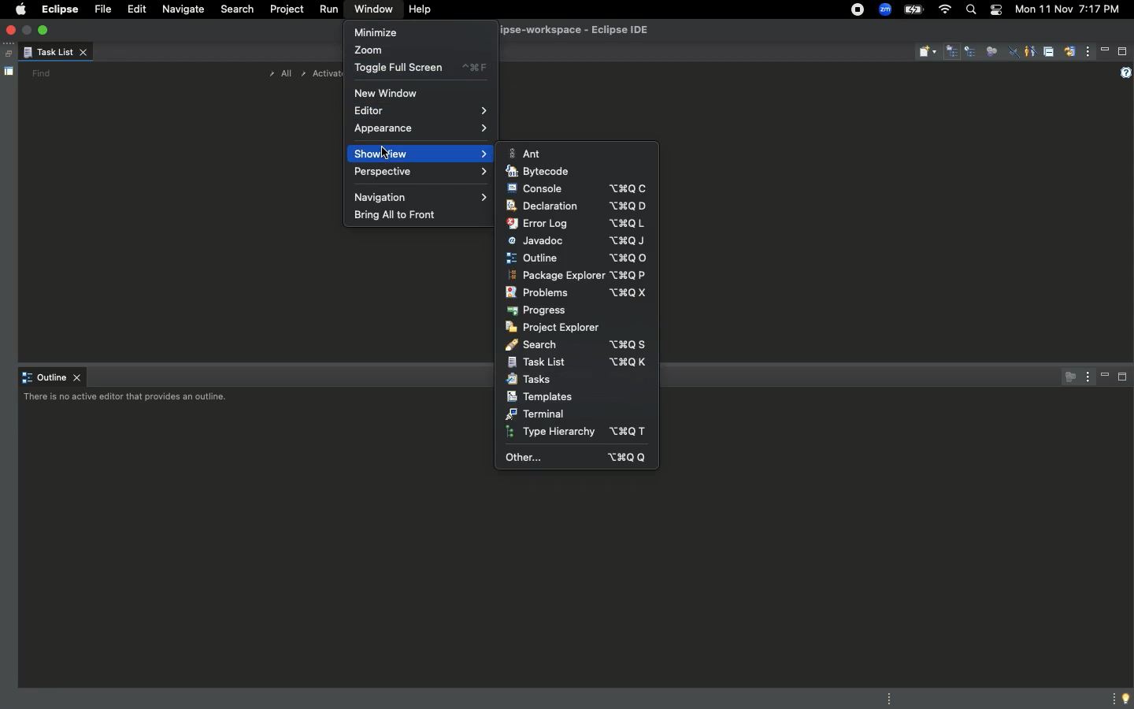 This screenshot has height=709, width=1134. What do you see at coordinates (53, 378) in the screenshot?
I see `Outline` at bounding box center [53, 378].